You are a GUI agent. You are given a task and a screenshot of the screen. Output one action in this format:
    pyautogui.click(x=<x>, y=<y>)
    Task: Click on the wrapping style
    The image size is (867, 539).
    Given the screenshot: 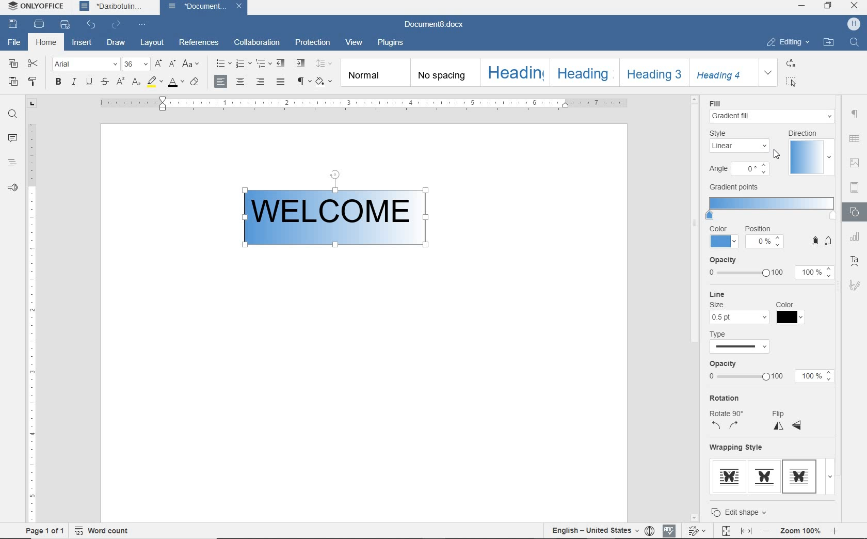 What is the action you would take?
    pyautogui.click(x=775, y=479)
    